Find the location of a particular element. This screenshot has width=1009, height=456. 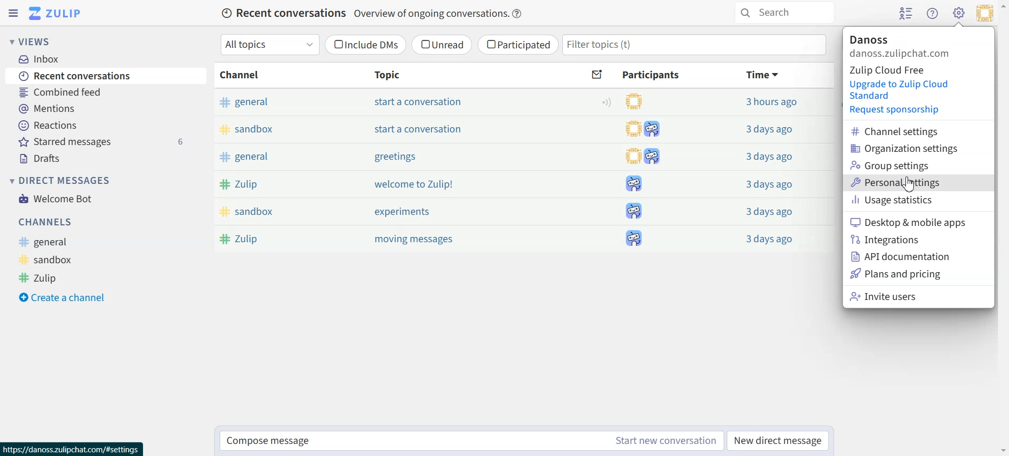

participants is located at coordinates (633, 238).